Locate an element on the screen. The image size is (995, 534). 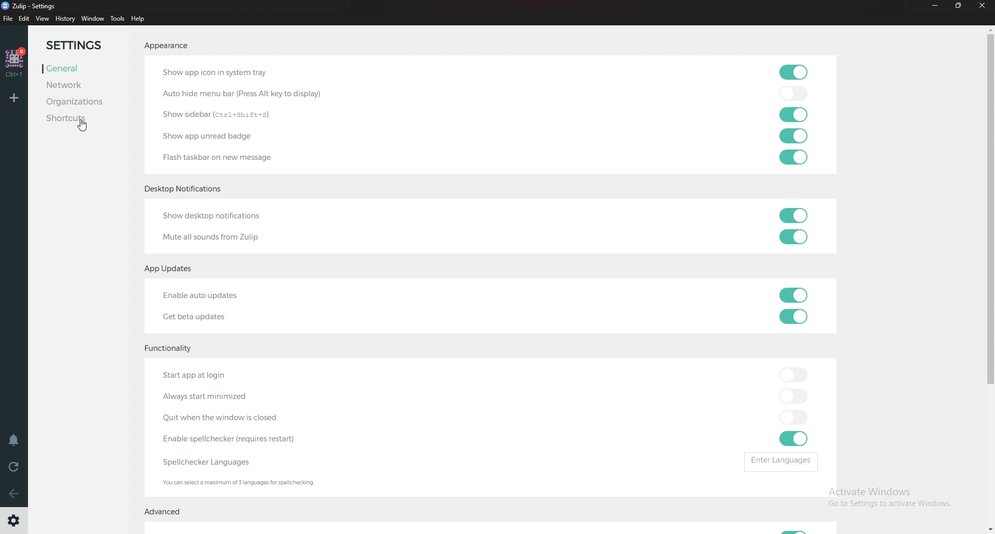
toggle is located at coordinates (793, 72).